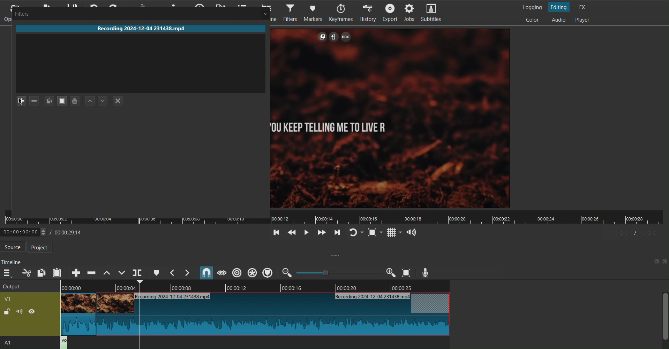 Image resolution: width=669 pixels, height=349 pixels. Describe the element at coordinates (407, 272) in the screenshot. I see `Zoom Fit` at that location.